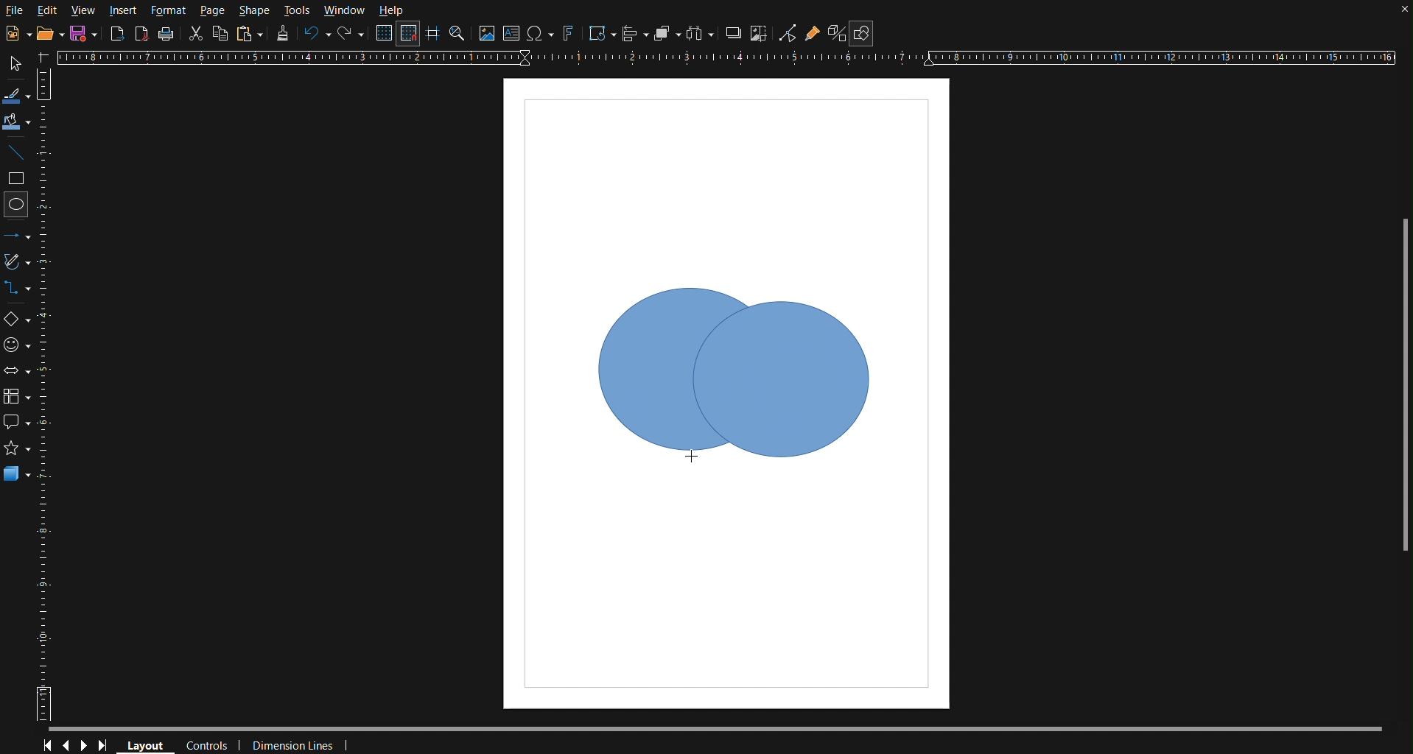 The image size is (1413, 754). What do you see at coordinates (813, 35) in the screenshot?
I see `Gluepoint Function` at bounding box center [813, 35].